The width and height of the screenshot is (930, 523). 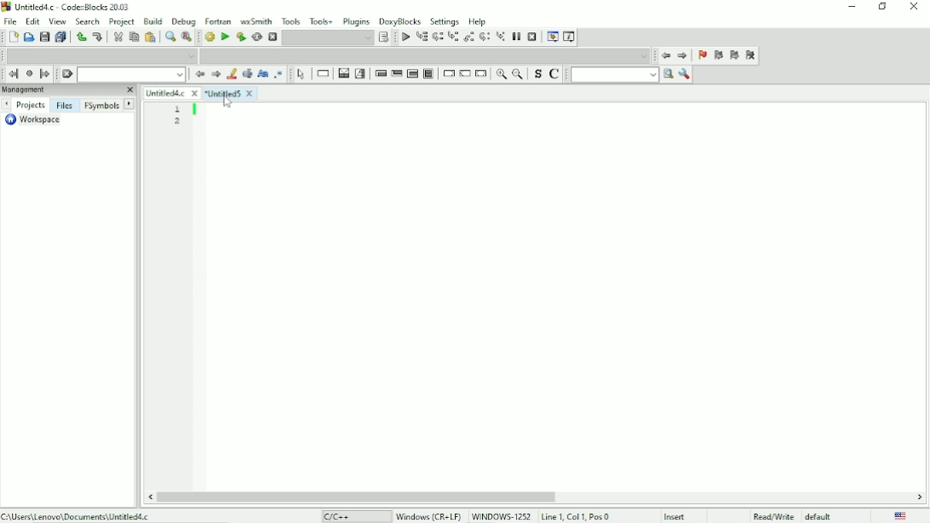 I want to click on Title, so click(x=77, y=7).